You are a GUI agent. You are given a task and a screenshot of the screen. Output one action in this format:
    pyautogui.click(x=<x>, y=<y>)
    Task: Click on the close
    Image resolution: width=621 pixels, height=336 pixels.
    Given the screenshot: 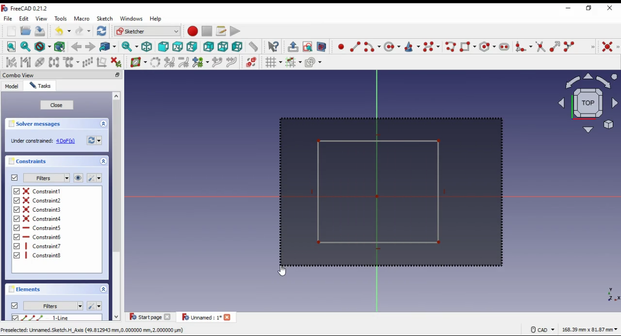 What is the action you would take?
    pyautogui.click(x=57, y=105)
    